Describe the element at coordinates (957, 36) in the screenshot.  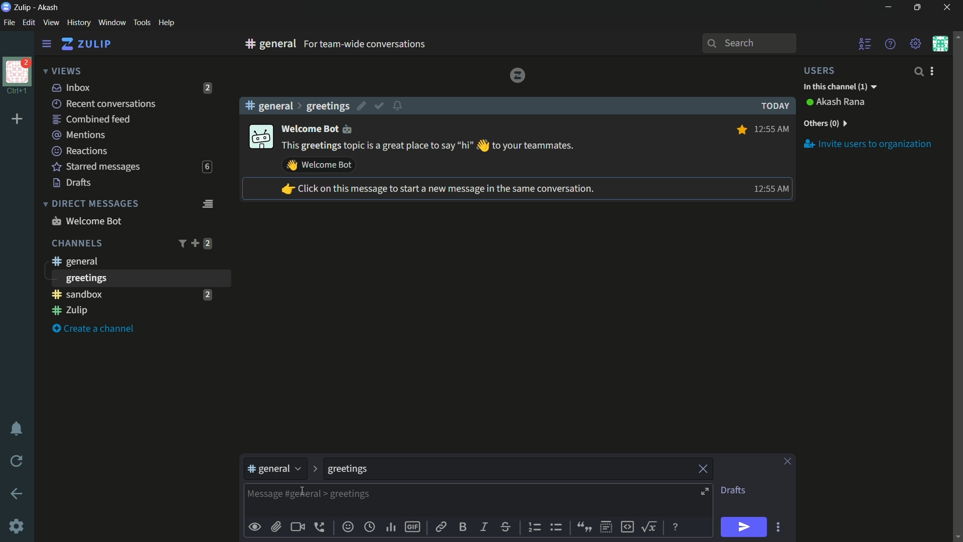
I see `scroll up` at that location.